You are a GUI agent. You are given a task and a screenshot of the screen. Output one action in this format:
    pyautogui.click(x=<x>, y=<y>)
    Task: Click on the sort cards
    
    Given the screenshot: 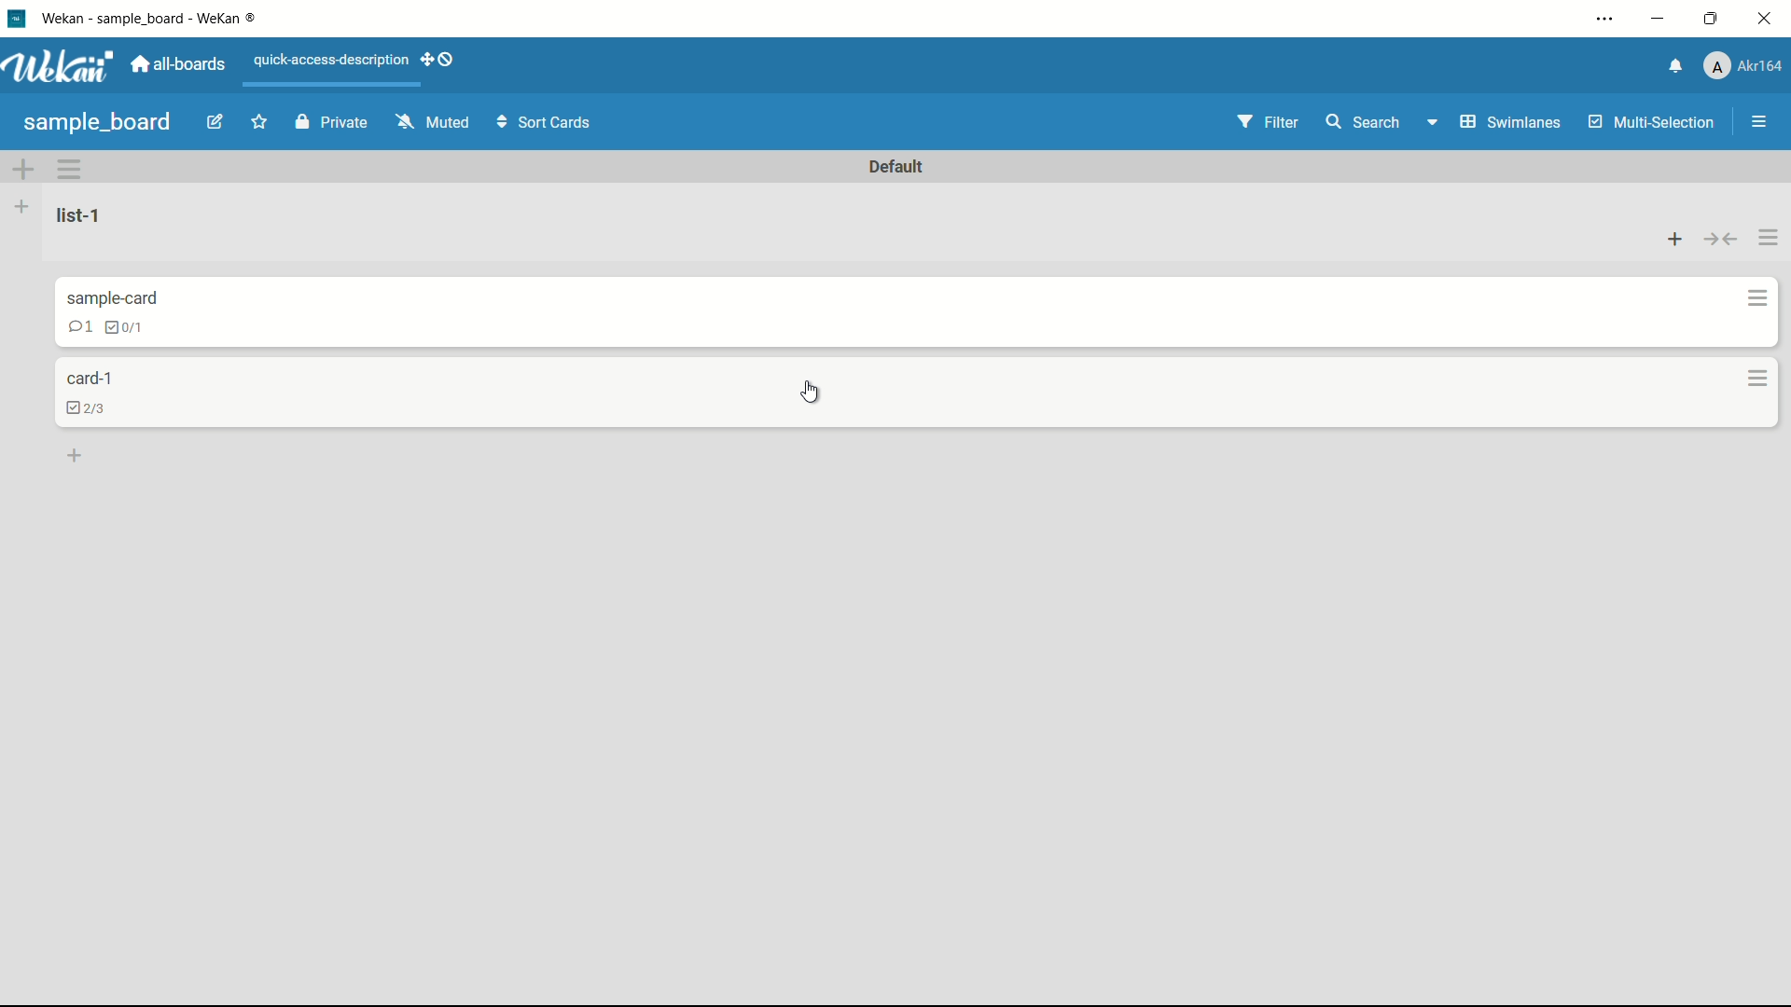 What is the action you would take?
    pyautogui.click(x=548, y=124)
    